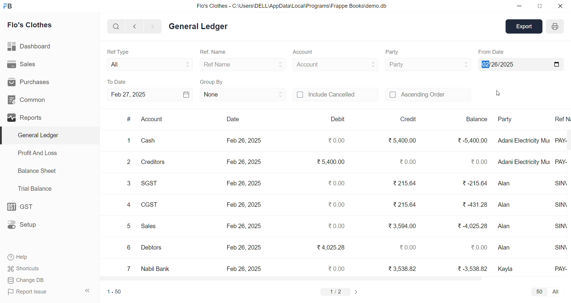 The image size is (571, 303). Describe the element at coordinates (525, 26) in the screenshot. I see `Export` at that location.